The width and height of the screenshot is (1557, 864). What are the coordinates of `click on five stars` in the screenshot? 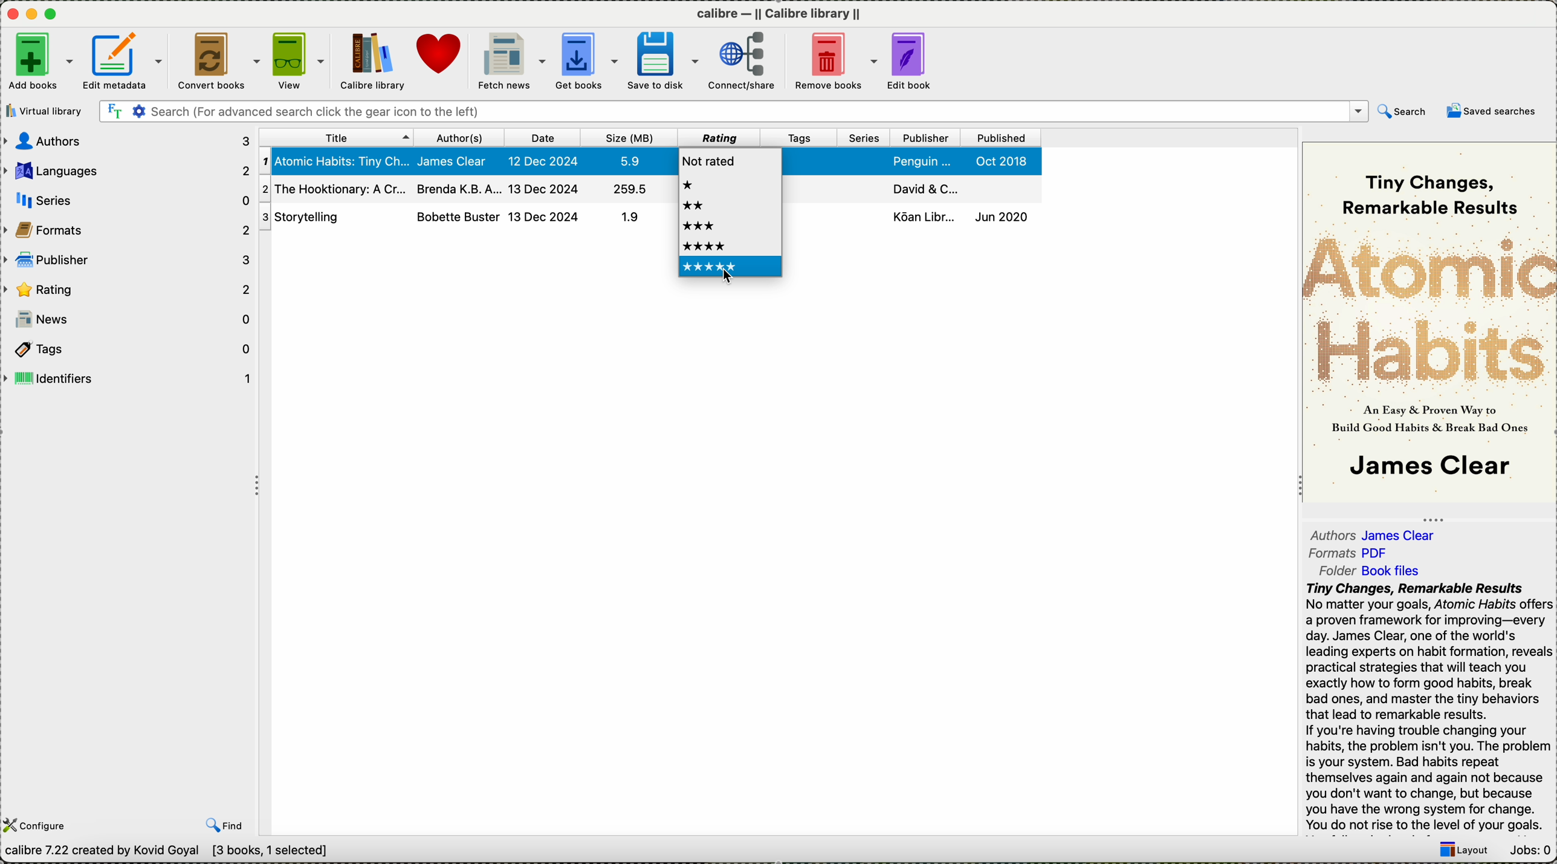 It's located at (731, 270).